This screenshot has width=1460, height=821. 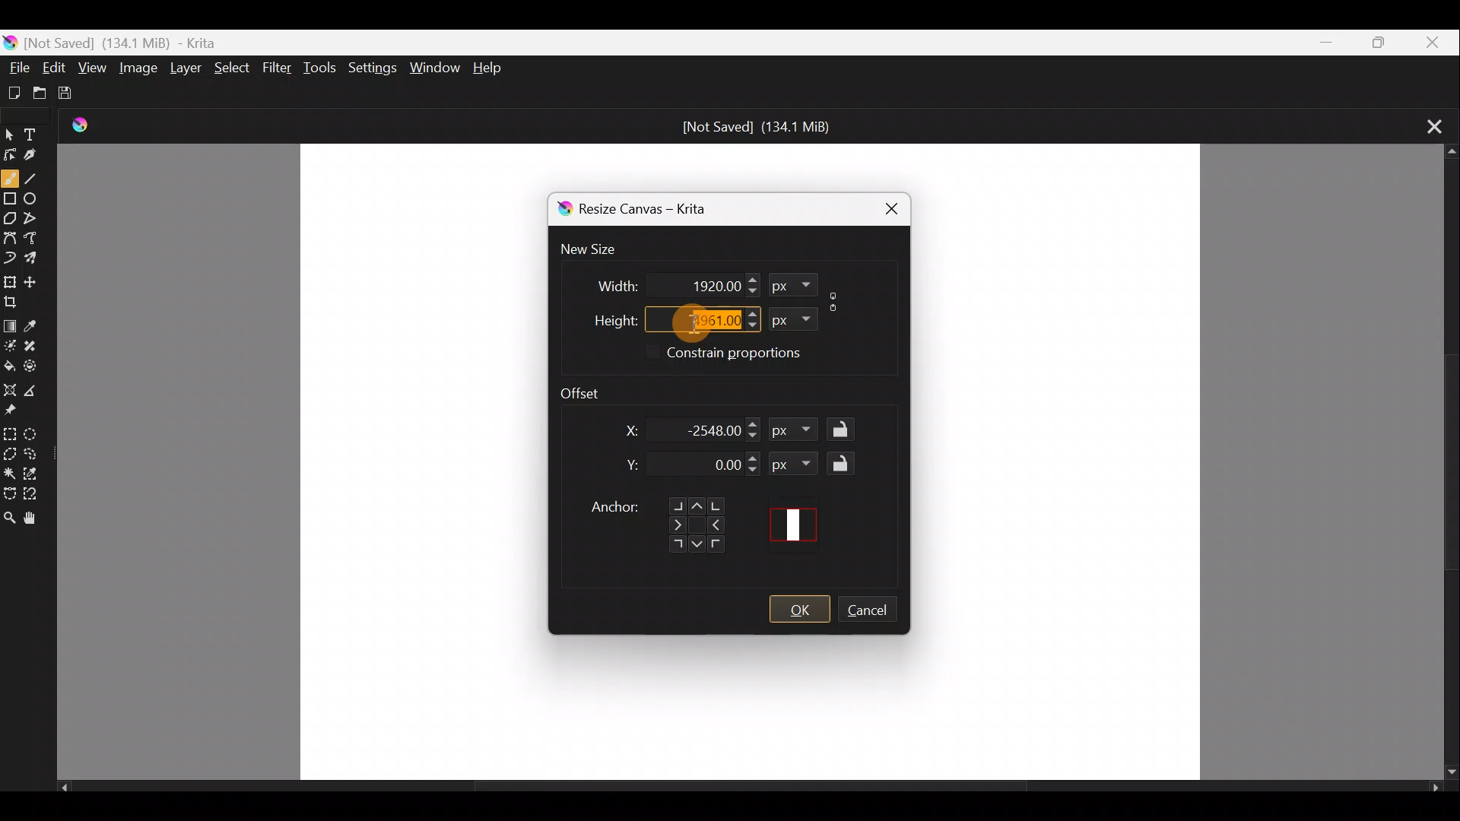 What do you see at coordinates (35, 236) in the screenshot?
I see `Freehand path tool` at bounding box center [35, 236].